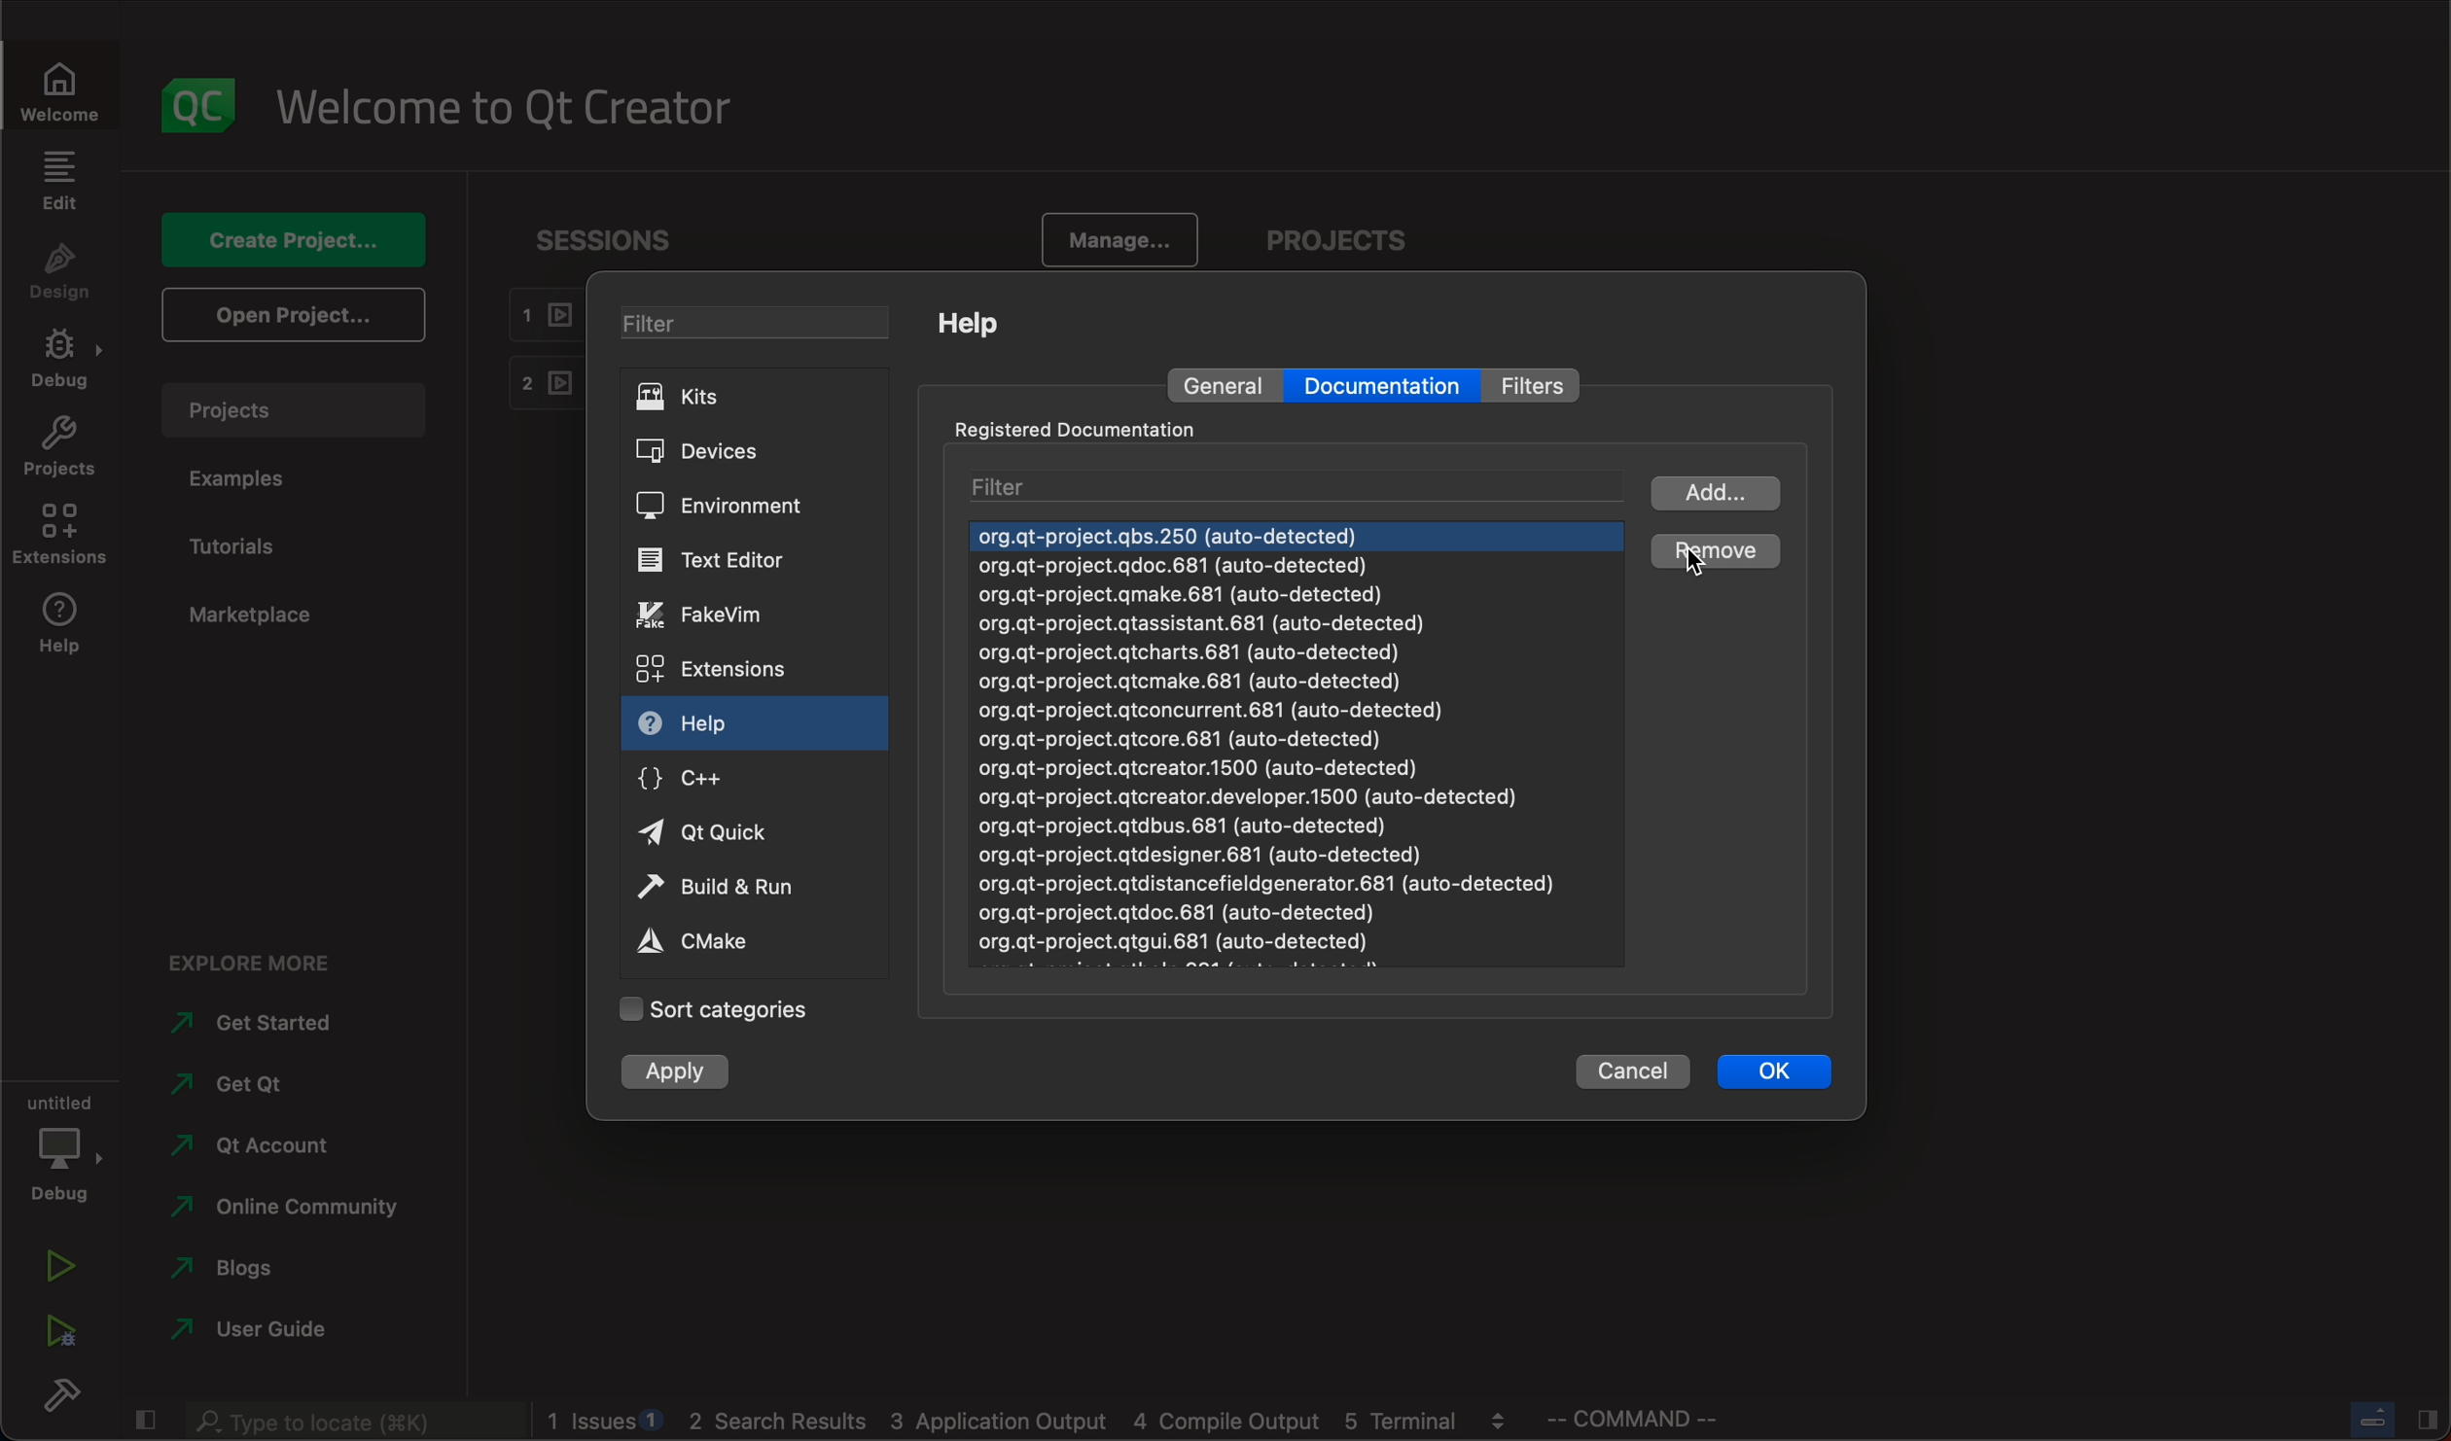 This screenshot has height=1441, width=2451. Describe the element at coordinates (1264, 768) in the screenshot. I see `org.gt-project.qdoc.681 (auto-detected)
org.gt-project.gmake.681 (auto-detected)
org.qt-project.qtassistant.681 (auto-detected)
org.qt-project.qtcharts.681 (auto-detected)
org.gt-project.gtcmake.681 (auto-detected)
org.gt-project.gtconcurrent.681 (auto-detected)
org.qt-project.qtcore.681 (auto-detected)
org.gt-project.qtcreator.1500 (auto-detected)
org.qt-project.qtcreator.developer.1500 (auto-detected)
org.qt-project.qtdbus.681 (auto-detected)
org.qt-project.qtdesigner.681 (auto-detected)
org.gt-project.qtdistancefieldgenerator.681 (auto-detected)
org.qt-project.qtdoc.681 (auto-detected)
org.gt-project.qtgui.681 (auto-detected)` at that location.